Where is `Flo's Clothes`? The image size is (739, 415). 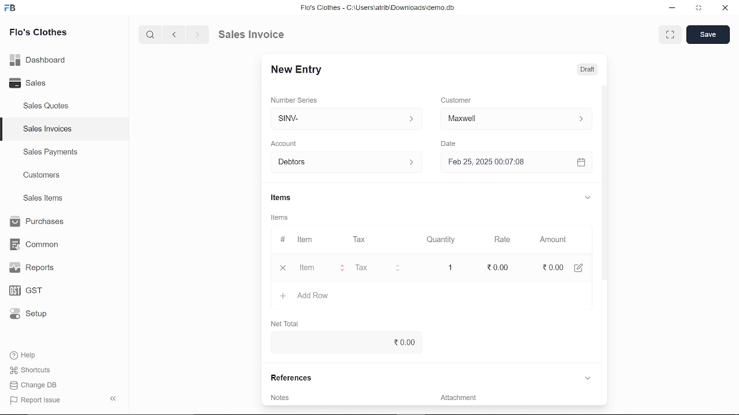 Flo's Clothes is located at coordinates (37, 34).